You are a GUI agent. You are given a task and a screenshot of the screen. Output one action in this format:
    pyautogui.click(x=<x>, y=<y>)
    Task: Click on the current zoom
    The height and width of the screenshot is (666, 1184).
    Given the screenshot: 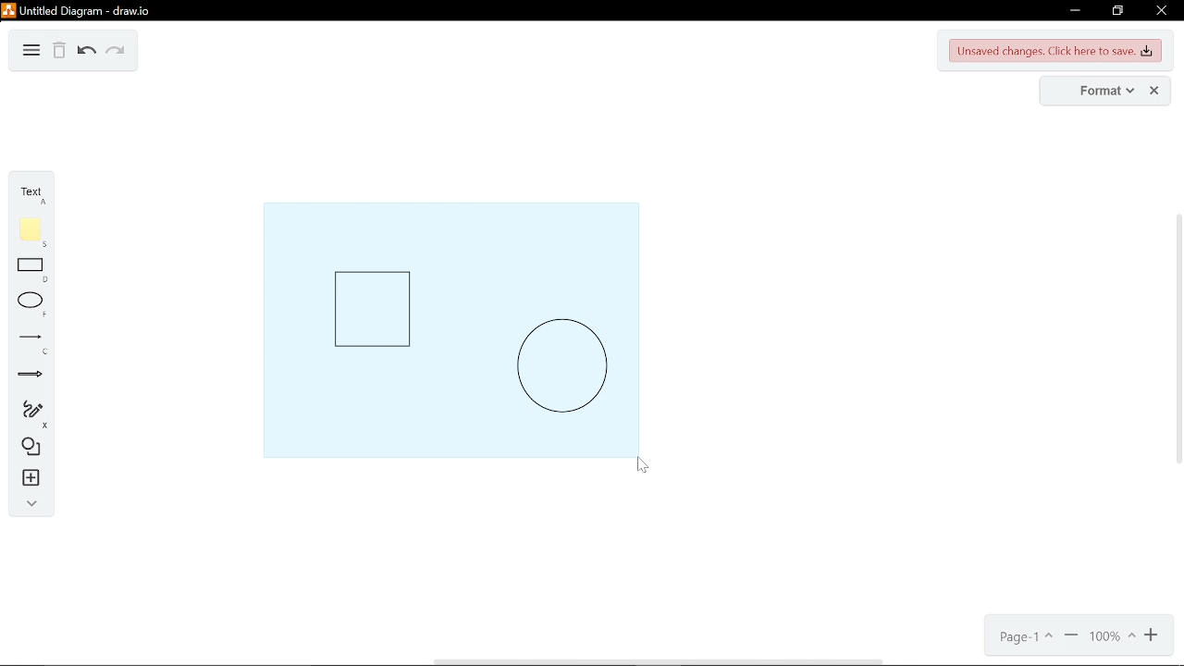 What is the action you would take?
    pyautogui.click(x=1112, y=638)
    